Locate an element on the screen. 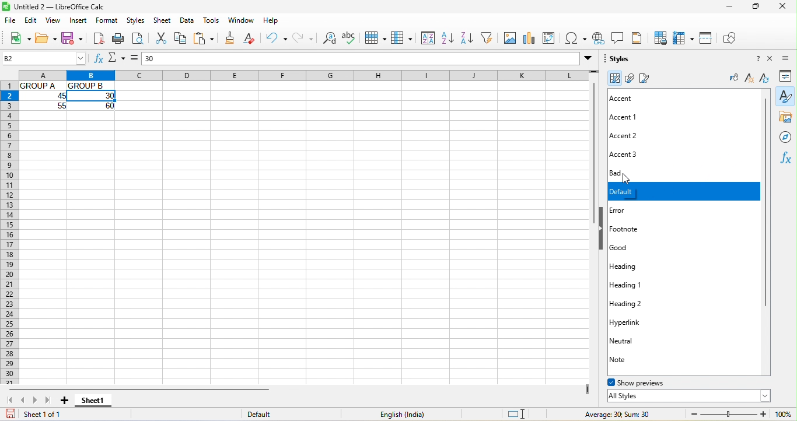 The height and width of the screenshot is (421, 797). 55 is located at coordinates (58, 108).